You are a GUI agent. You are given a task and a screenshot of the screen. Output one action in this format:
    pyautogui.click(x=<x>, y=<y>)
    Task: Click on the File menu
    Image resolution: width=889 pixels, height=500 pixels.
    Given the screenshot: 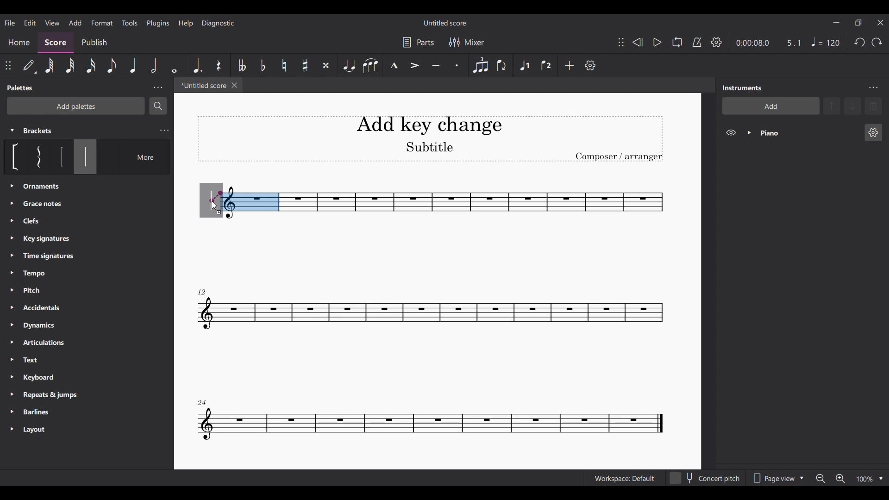 What is the action you would take?
    pyautogui.click(x=10, y=23)
    